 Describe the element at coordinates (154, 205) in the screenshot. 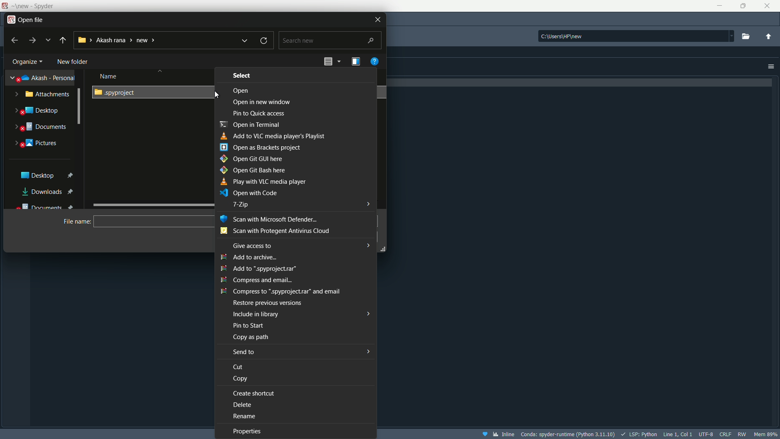

I see `slide bar` at that location.